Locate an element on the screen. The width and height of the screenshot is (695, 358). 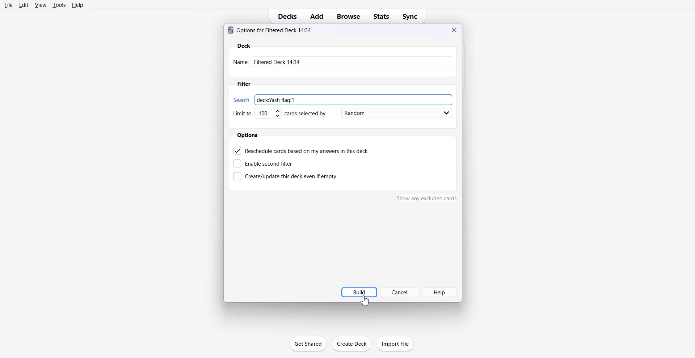
Create Deck is located at coordinates (351, 344).